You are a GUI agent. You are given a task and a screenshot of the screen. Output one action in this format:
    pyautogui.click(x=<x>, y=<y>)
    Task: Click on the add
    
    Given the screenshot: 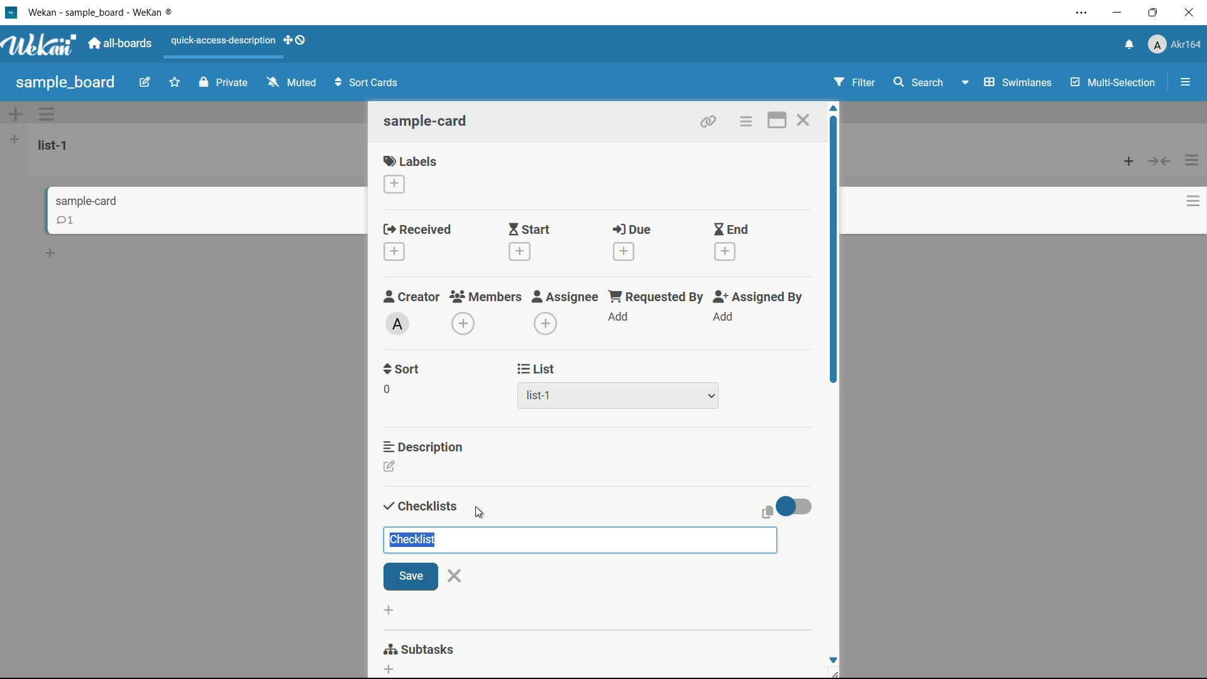 What is the action you would take?
    pyautogui.click(x=1125, y=163)
    